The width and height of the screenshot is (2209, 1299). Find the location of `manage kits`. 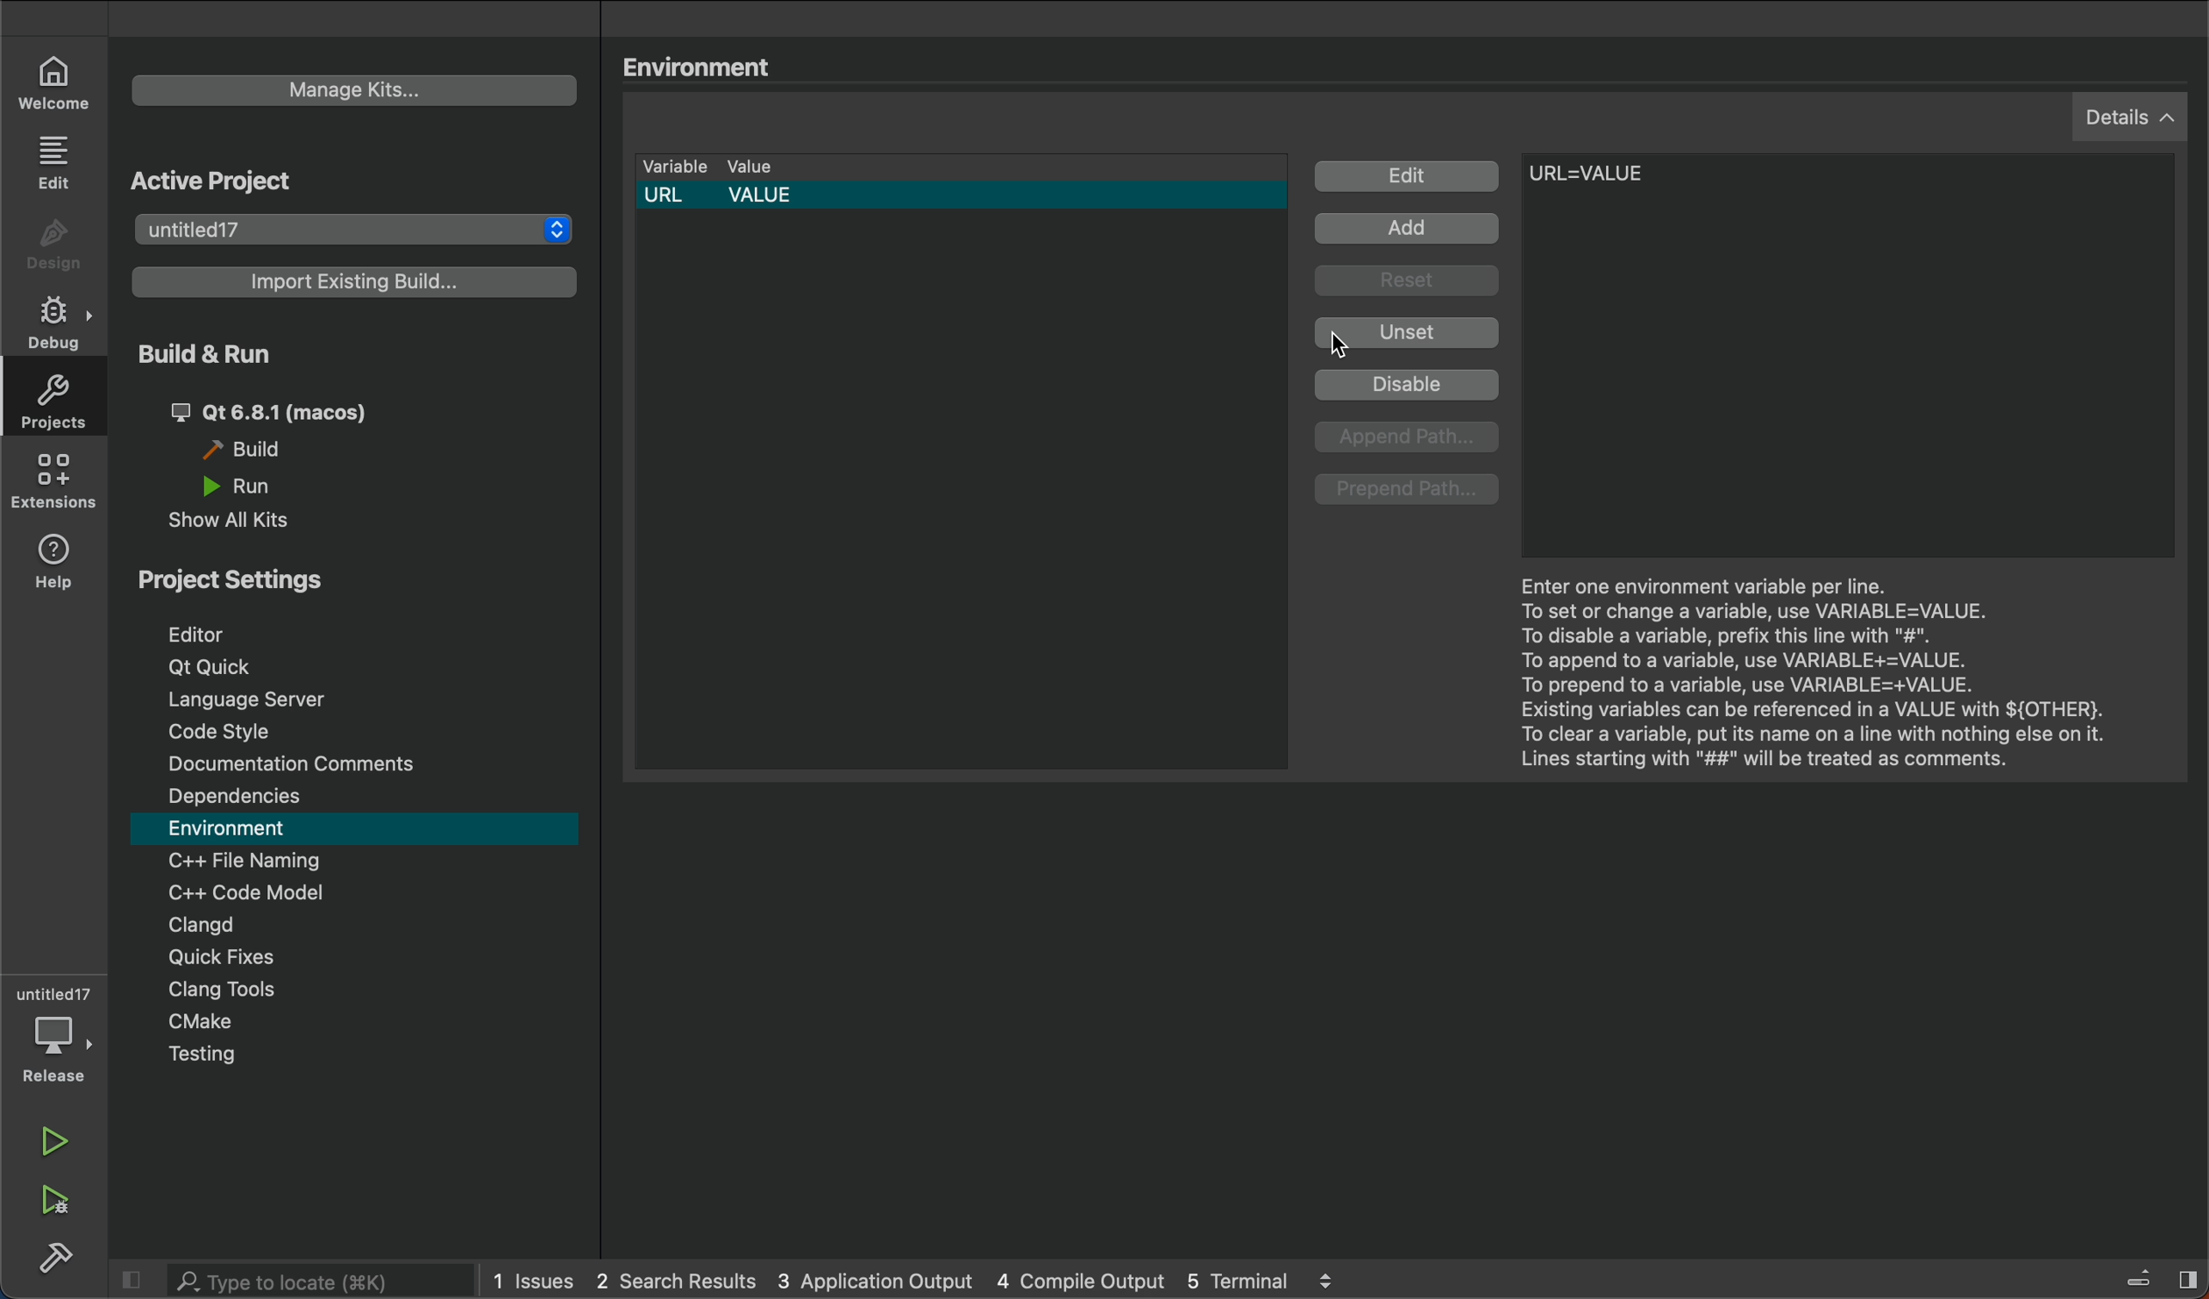

manage kits is located at coordinates (323, 91).